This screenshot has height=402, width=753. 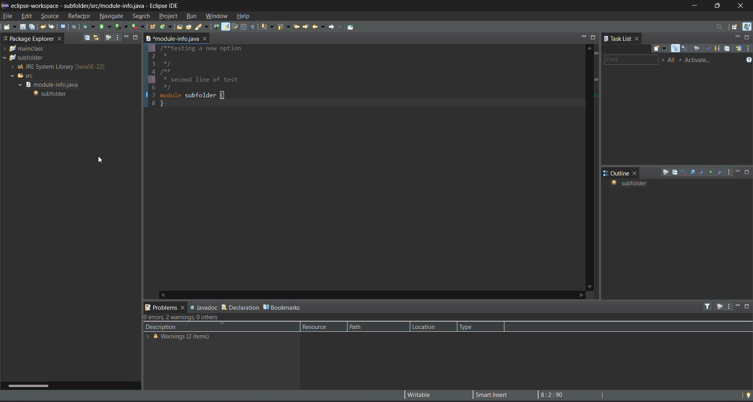 I want to click on select working set, so click(x=663, y=60).